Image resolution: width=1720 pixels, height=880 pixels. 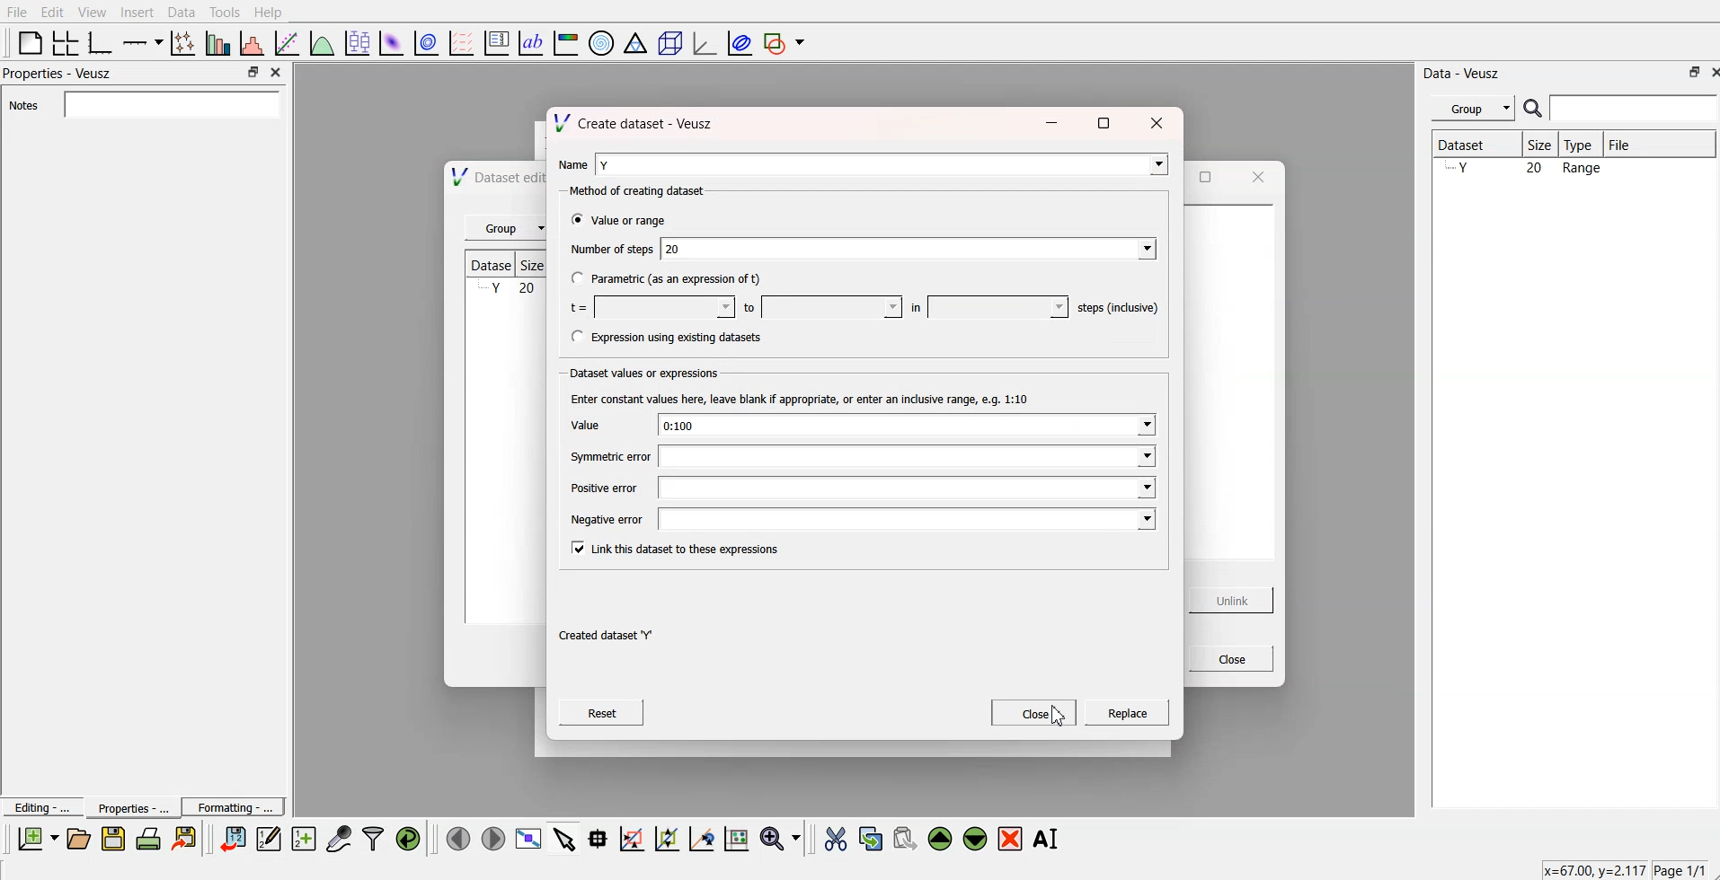 I want to click on Zoom function menu, so click(x=782, y=837).